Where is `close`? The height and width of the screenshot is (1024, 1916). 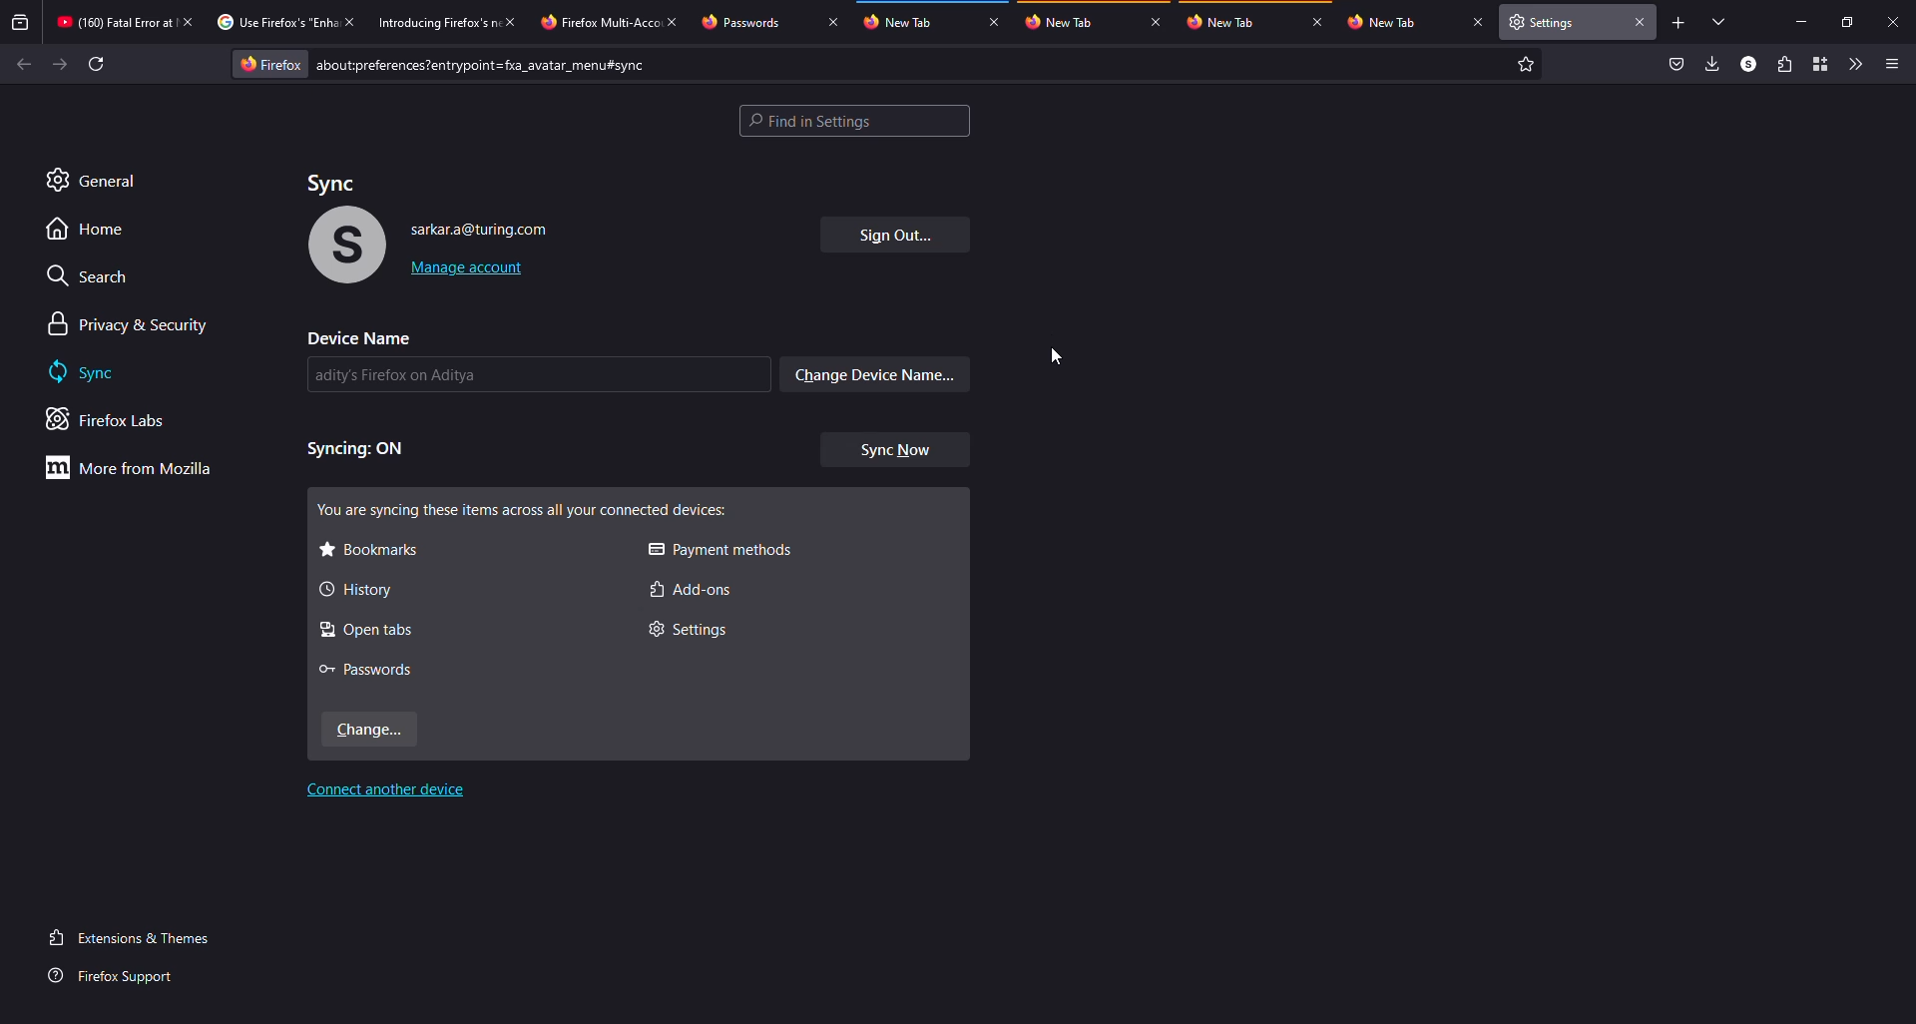 close is located at coordinates (352, 23).